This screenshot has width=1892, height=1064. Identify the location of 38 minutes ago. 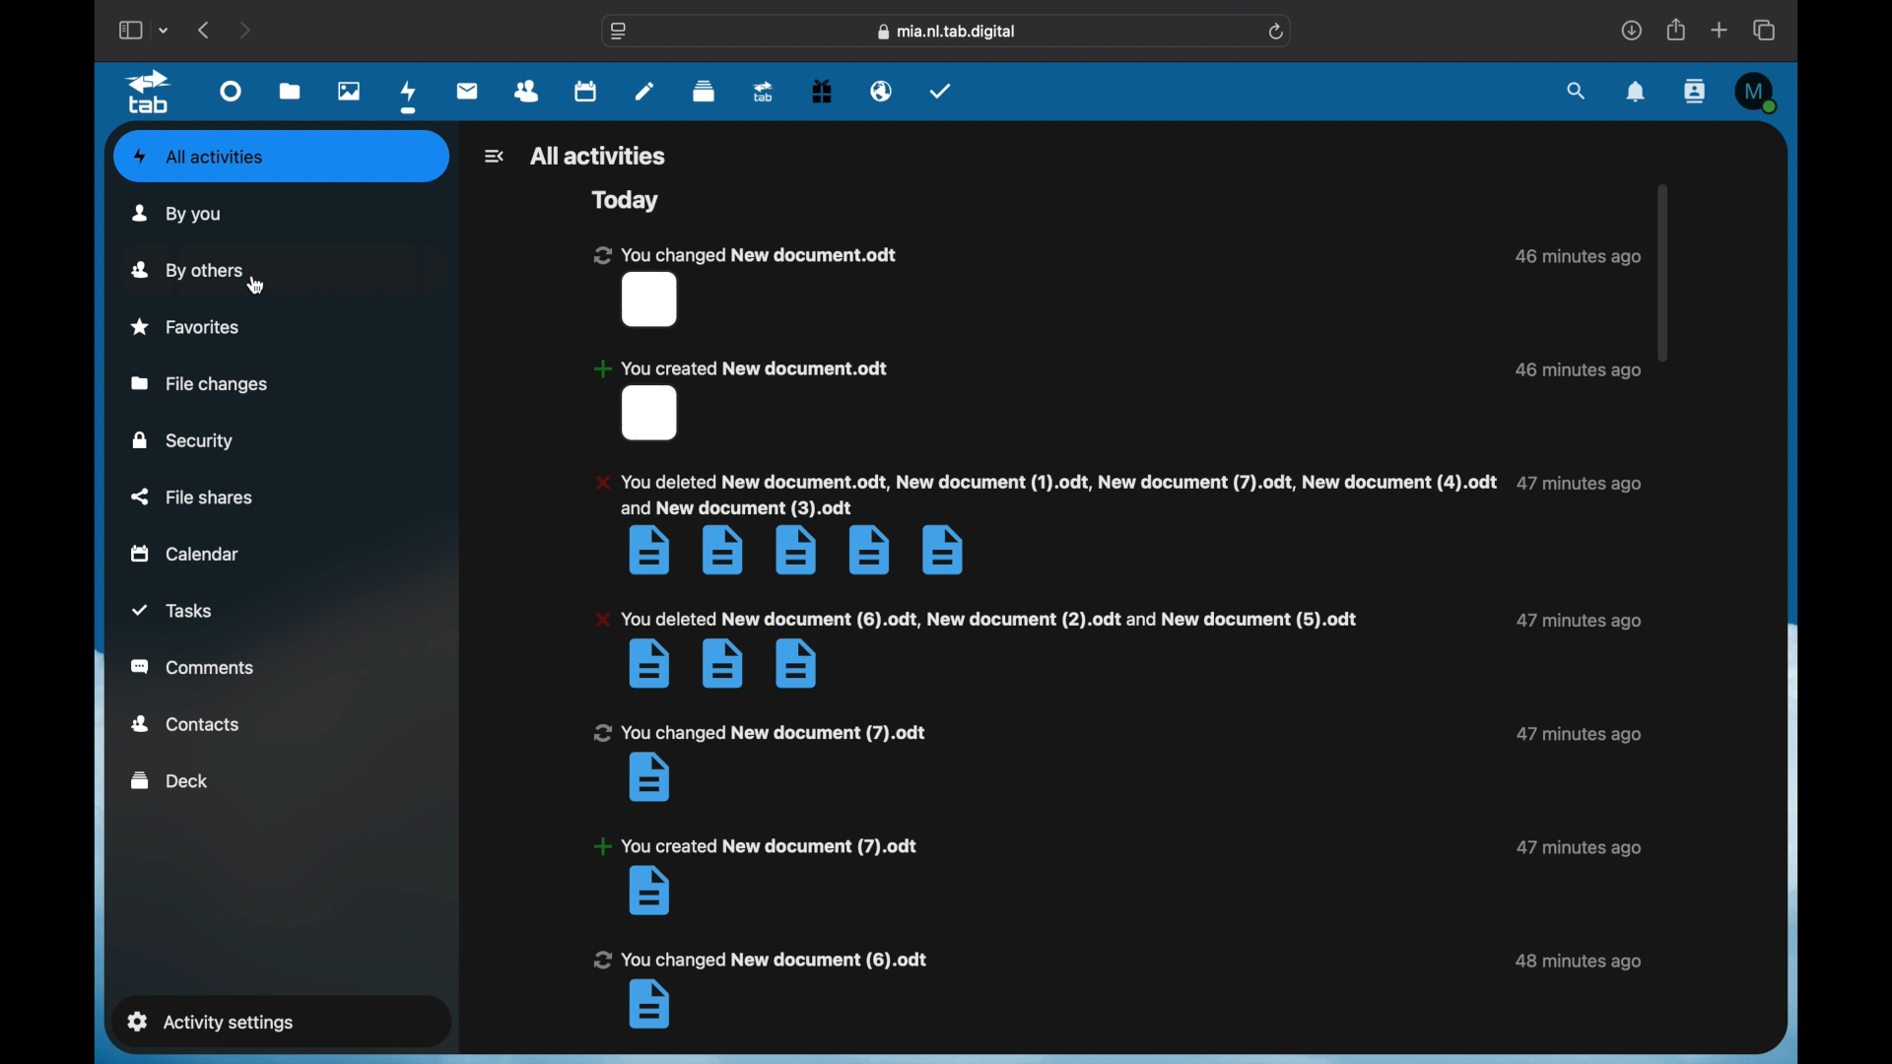
(1578, 961).